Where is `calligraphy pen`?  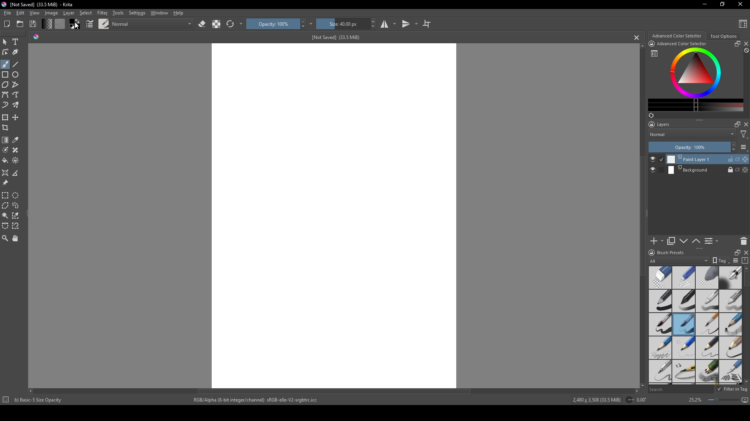
calligraphy pen is located at coordinates (730, 372).